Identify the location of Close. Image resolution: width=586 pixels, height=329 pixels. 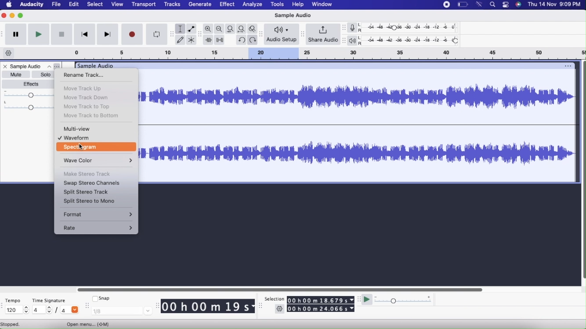
(5, 16).